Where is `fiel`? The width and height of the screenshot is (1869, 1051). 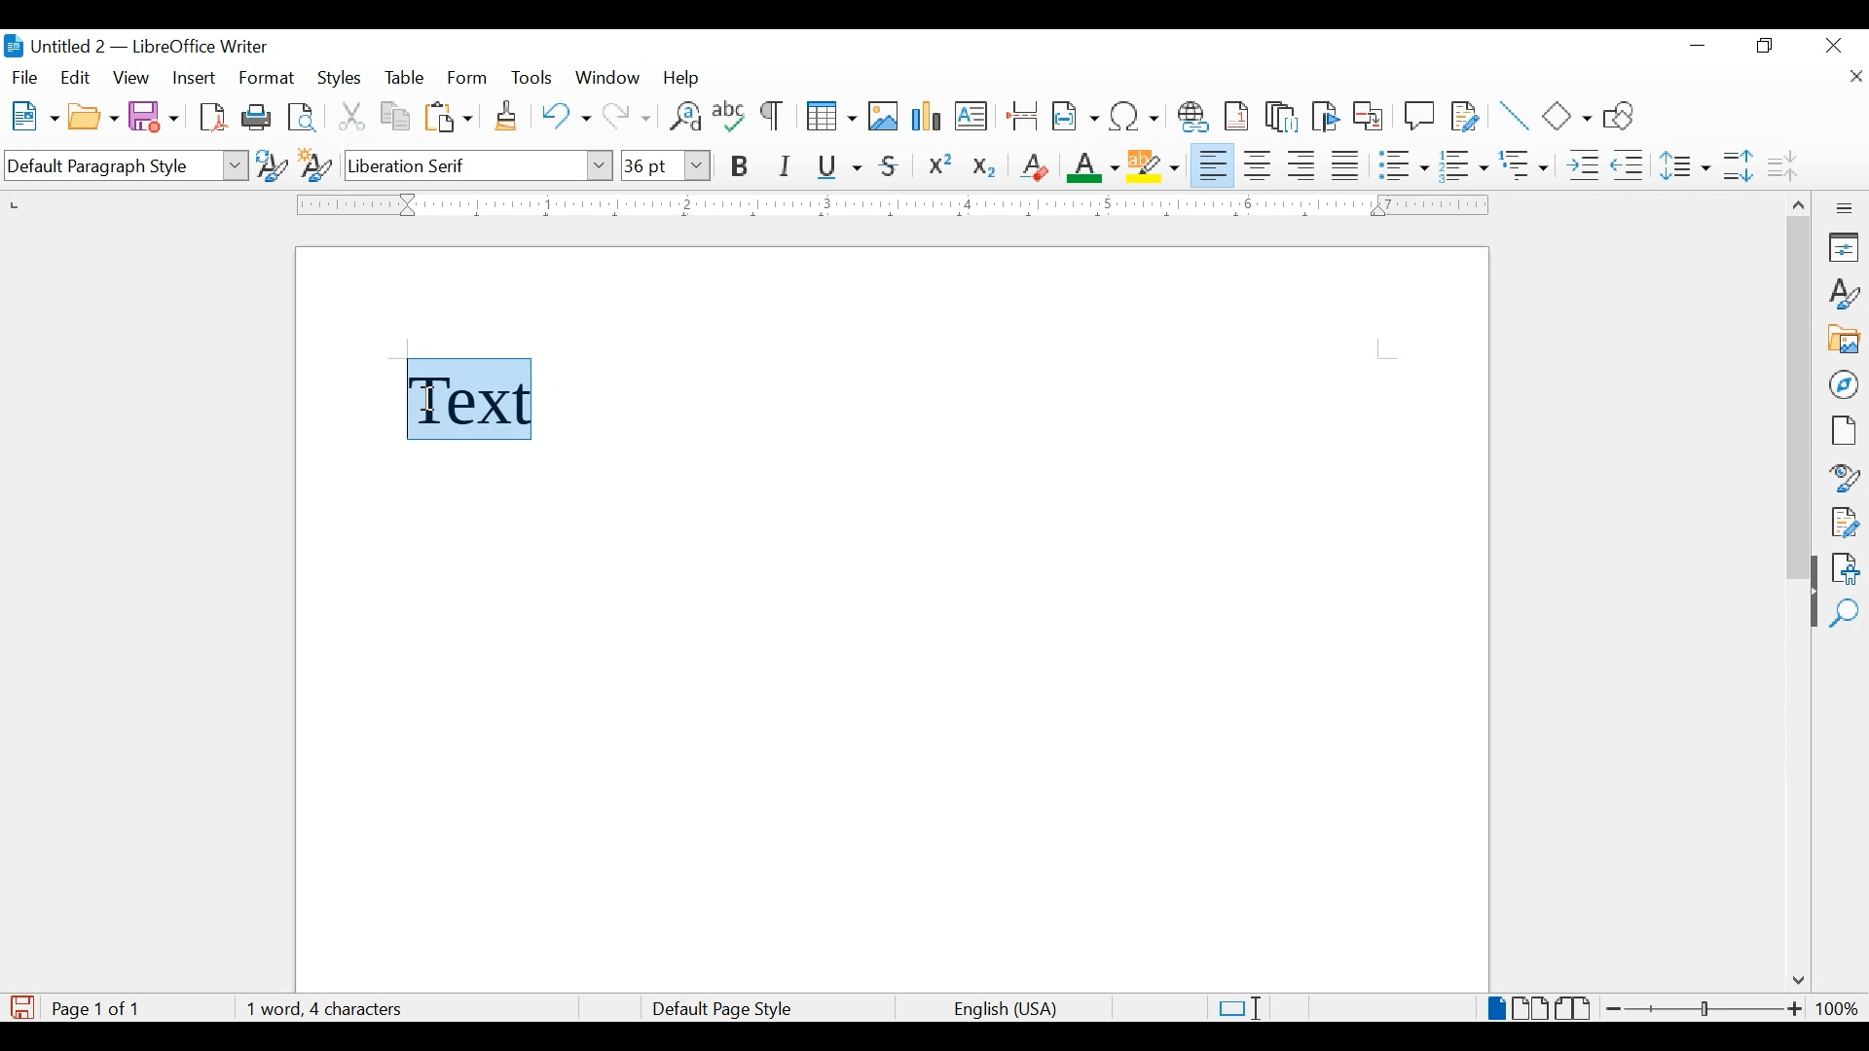
fiel is located at coordinates (25, 79).